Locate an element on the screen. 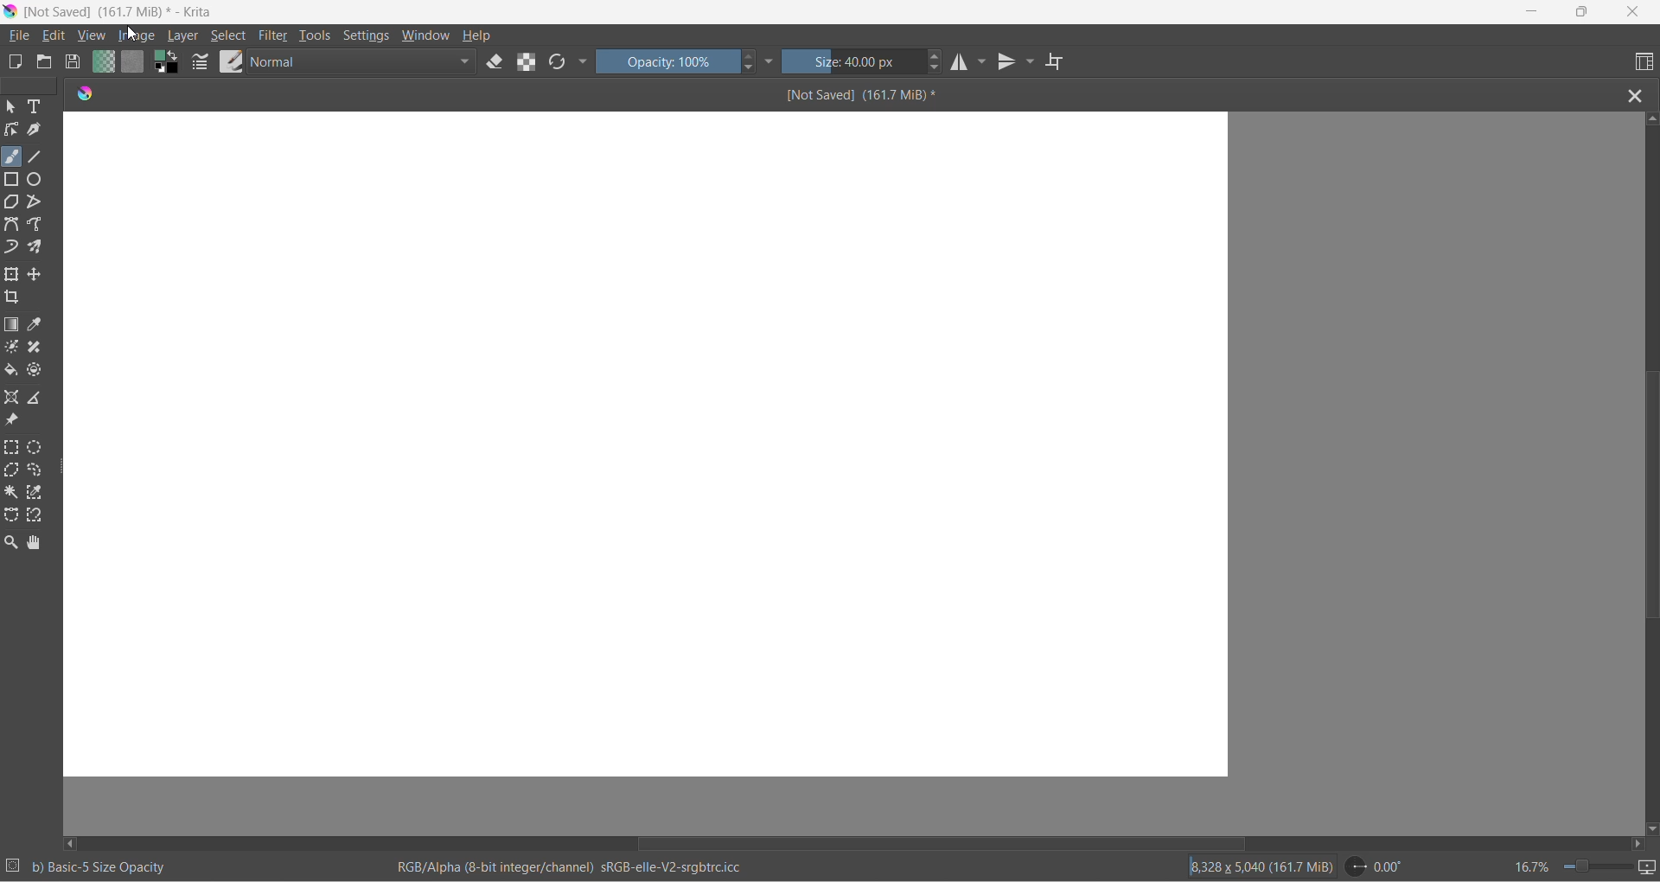  smart patch tool is located at coordinates (40, 348).